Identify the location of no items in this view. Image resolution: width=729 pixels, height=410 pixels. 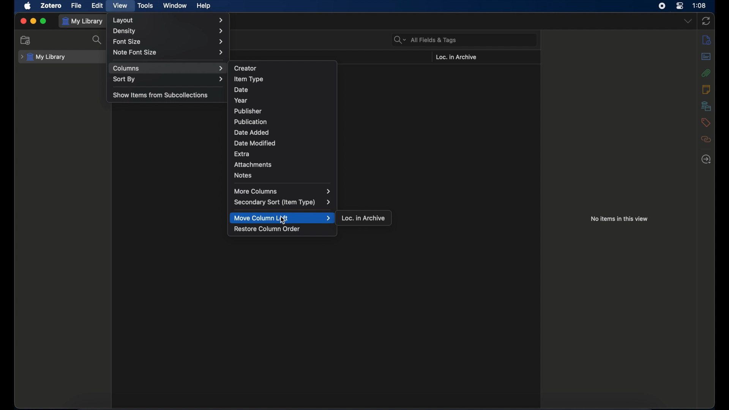
(619, 219).